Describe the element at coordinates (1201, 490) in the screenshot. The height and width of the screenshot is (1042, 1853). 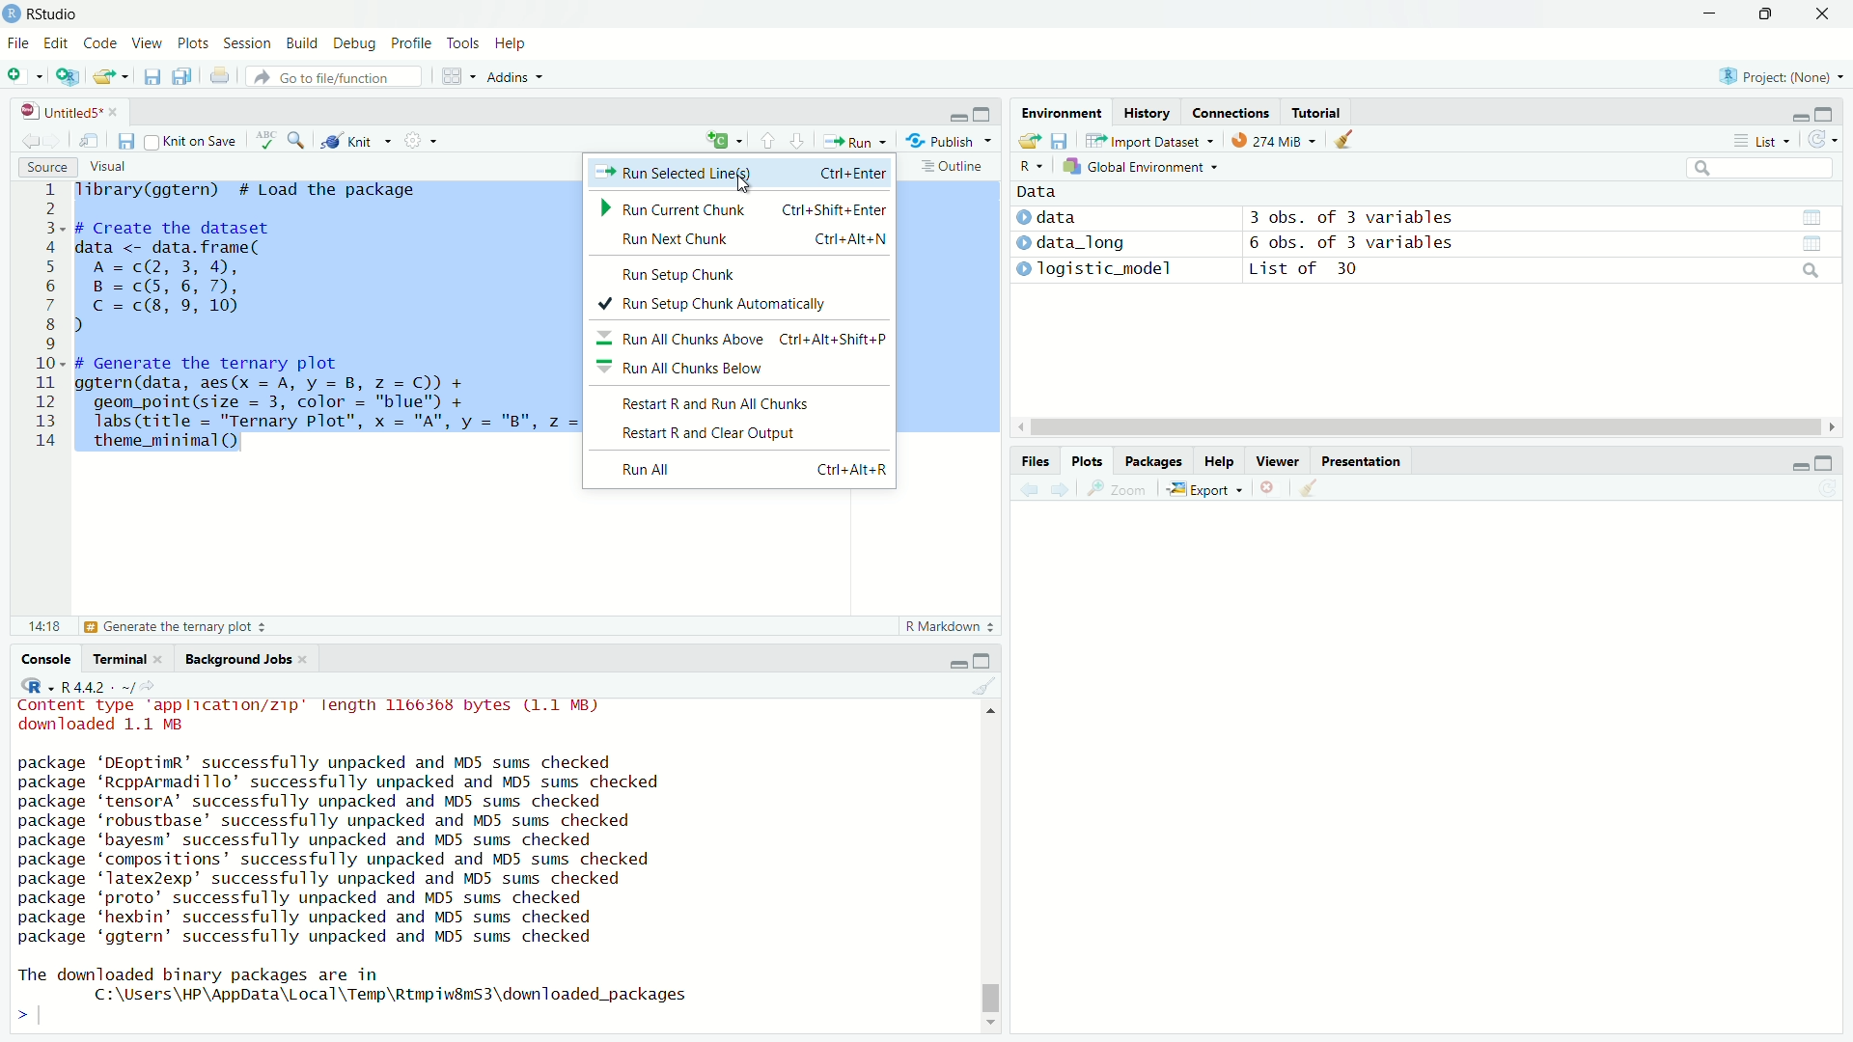
I see `| Export` at that location.